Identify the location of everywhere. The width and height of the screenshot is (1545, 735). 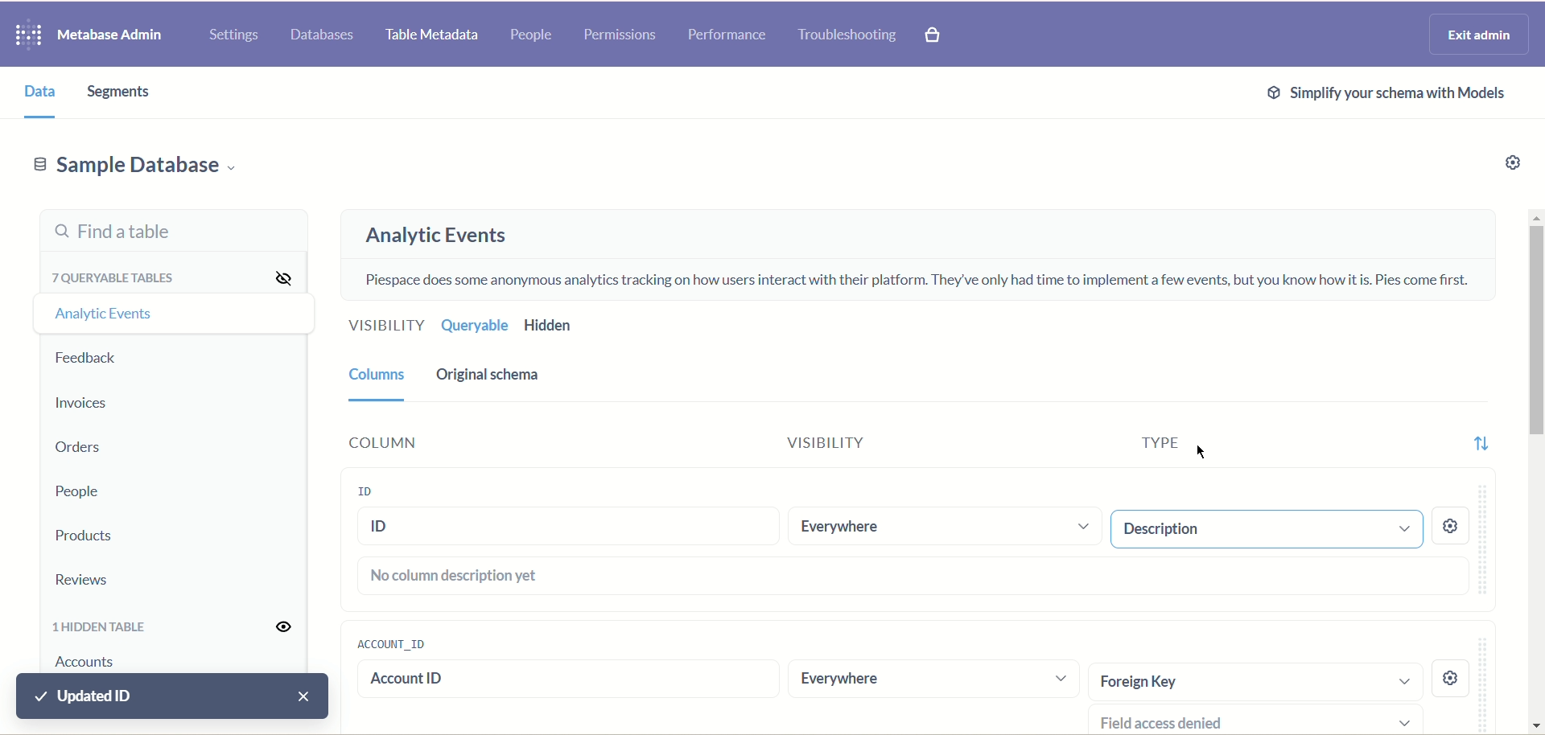
(949, 526).